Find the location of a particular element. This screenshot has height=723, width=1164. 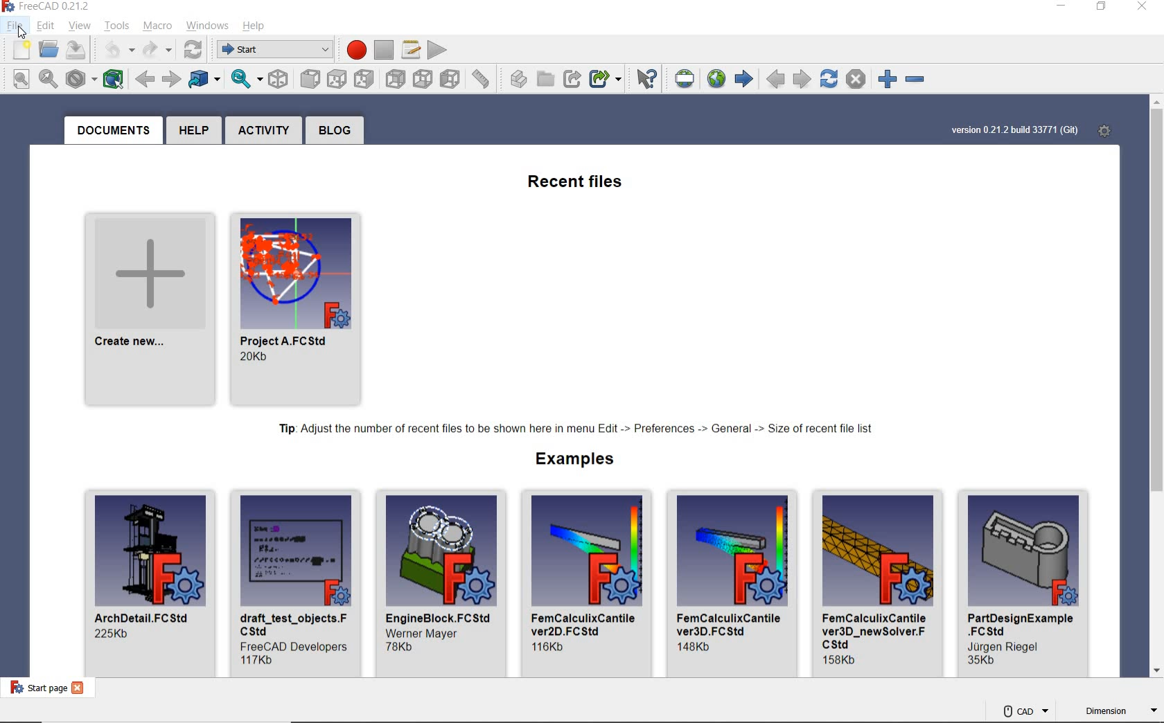

FIT SELECTION is located at coordinates (48, 80).